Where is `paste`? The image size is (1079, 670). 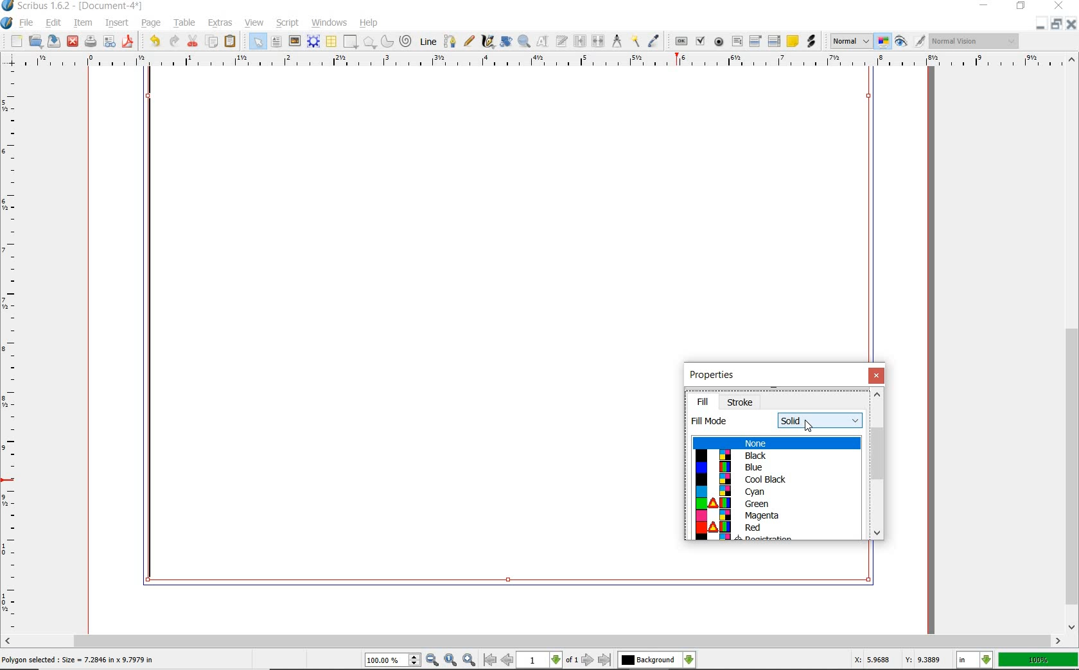 paste is located at coordinates (230, 42).